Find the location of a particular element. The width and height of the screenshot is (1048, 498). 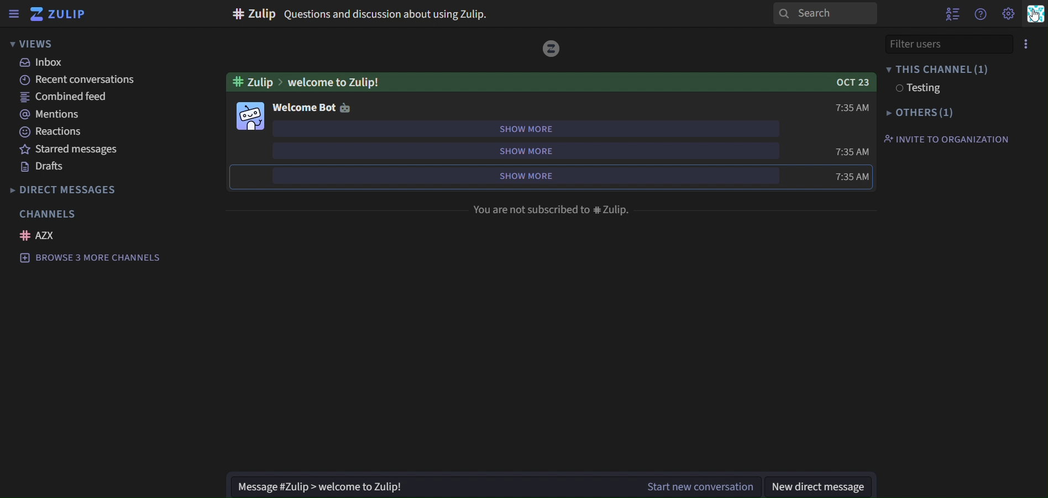

testing is located at coordinates (916, 89).